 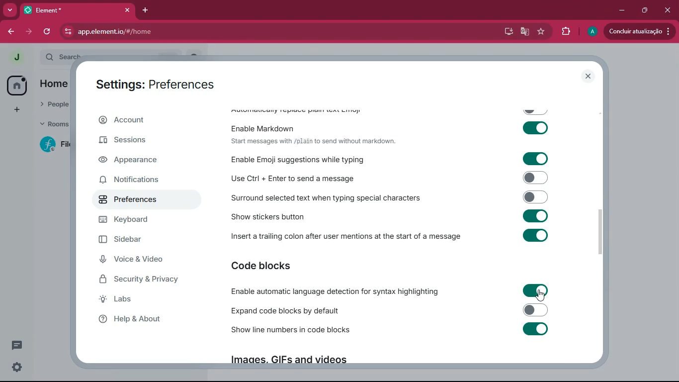 I want to click on back, so click(x=11, y=32).